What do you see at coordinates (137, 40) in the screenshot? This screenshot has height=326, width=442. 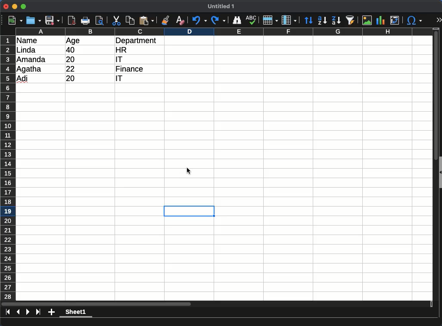 I see `department ` at bounding box center [137, 40].